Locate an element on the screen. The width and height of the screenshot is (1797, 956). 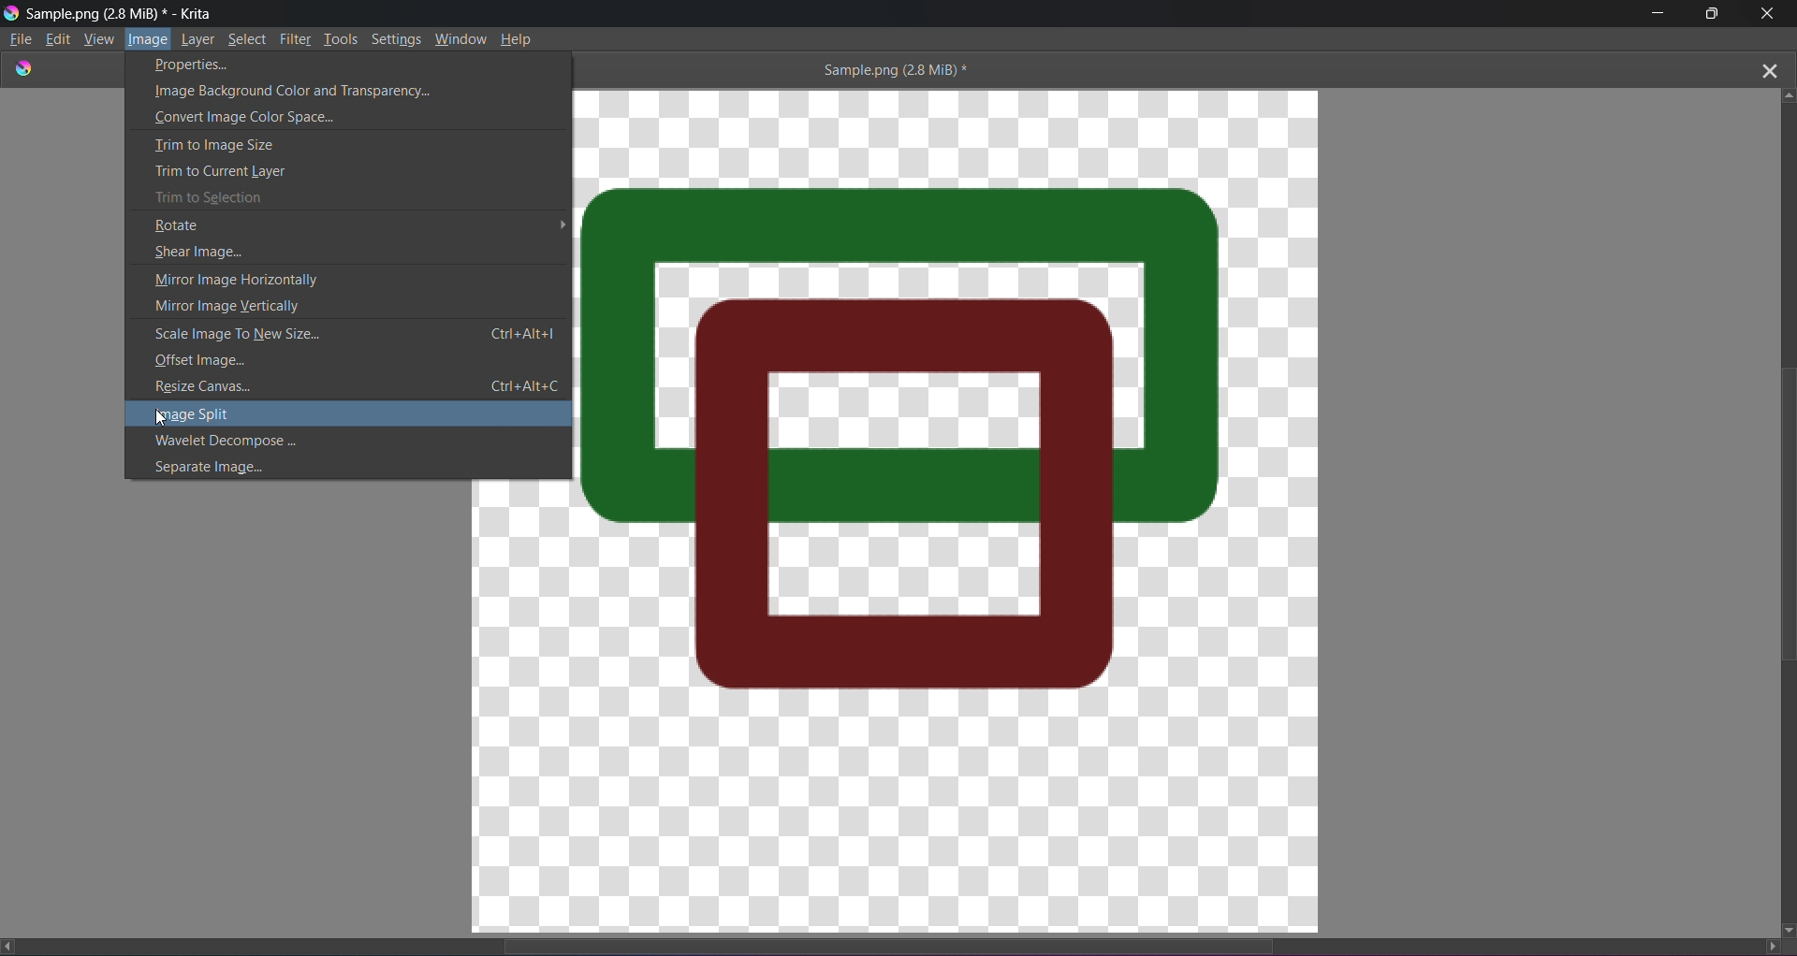
Scroll right is located at coordinates (1765, 945).